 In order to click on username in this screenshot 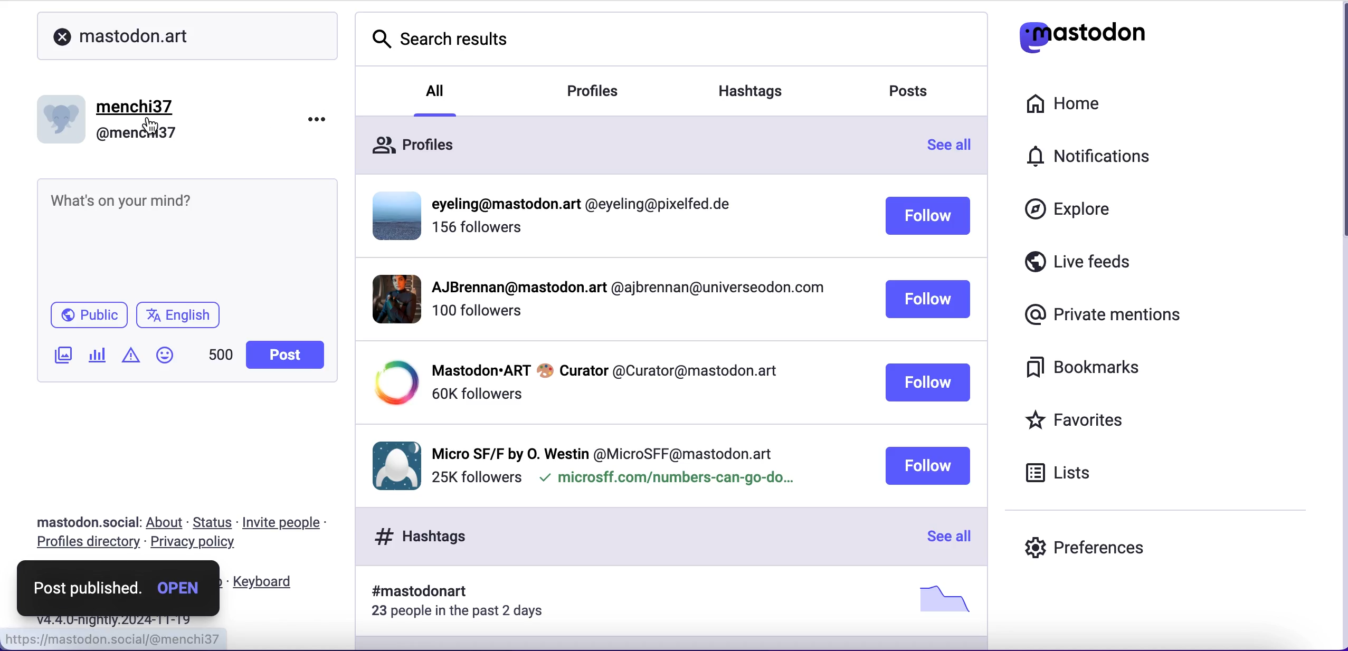, I will do `click(602, 372)`.